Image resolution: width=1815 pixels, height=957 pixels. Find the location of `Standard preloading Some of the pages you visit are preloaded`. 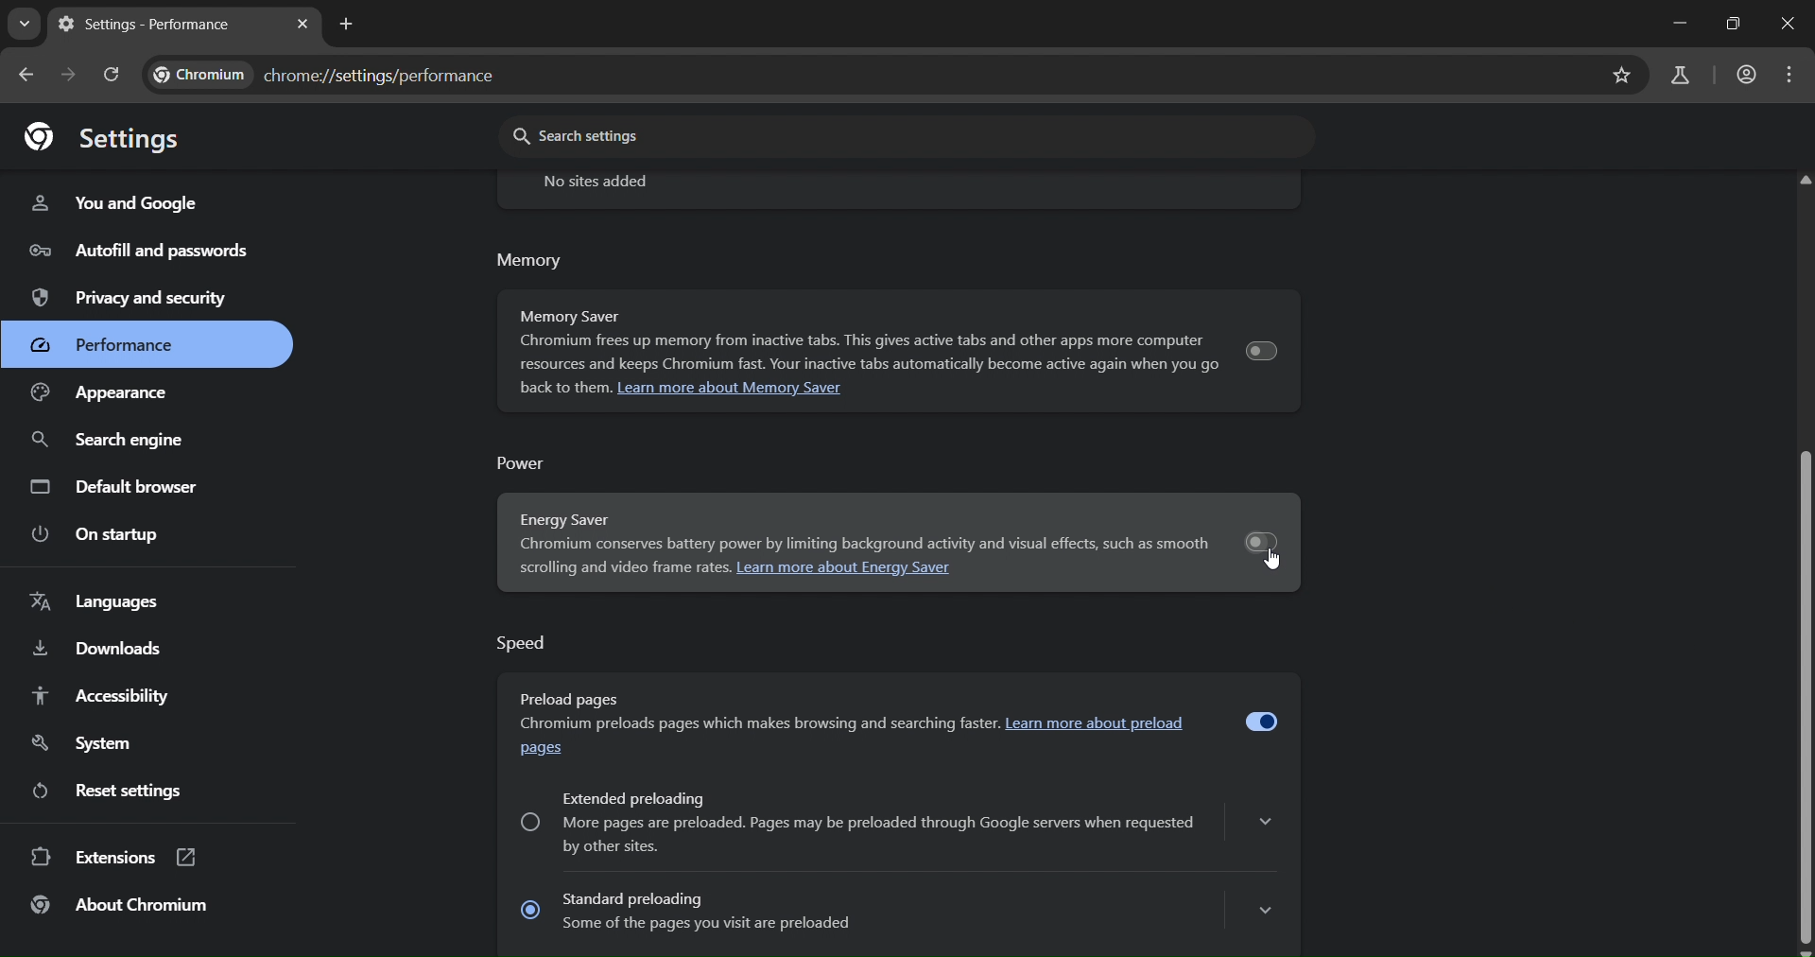

Standard preloading Some of the pages you visit are preloaded is located at coordinates (873, 915).